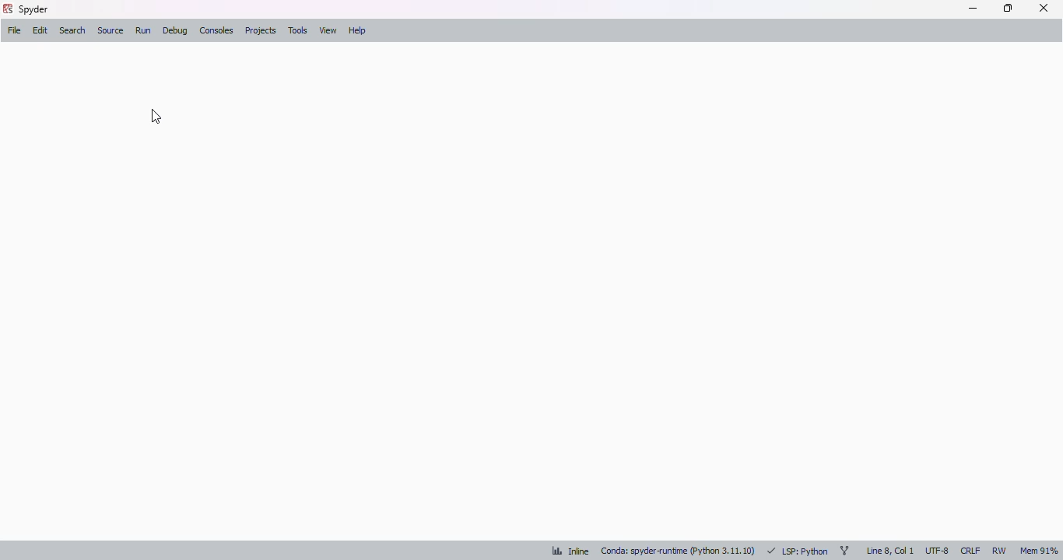 Image resolution: width=1063 pixels, height=560 pixels. I want to click on view, so click(328, 30).